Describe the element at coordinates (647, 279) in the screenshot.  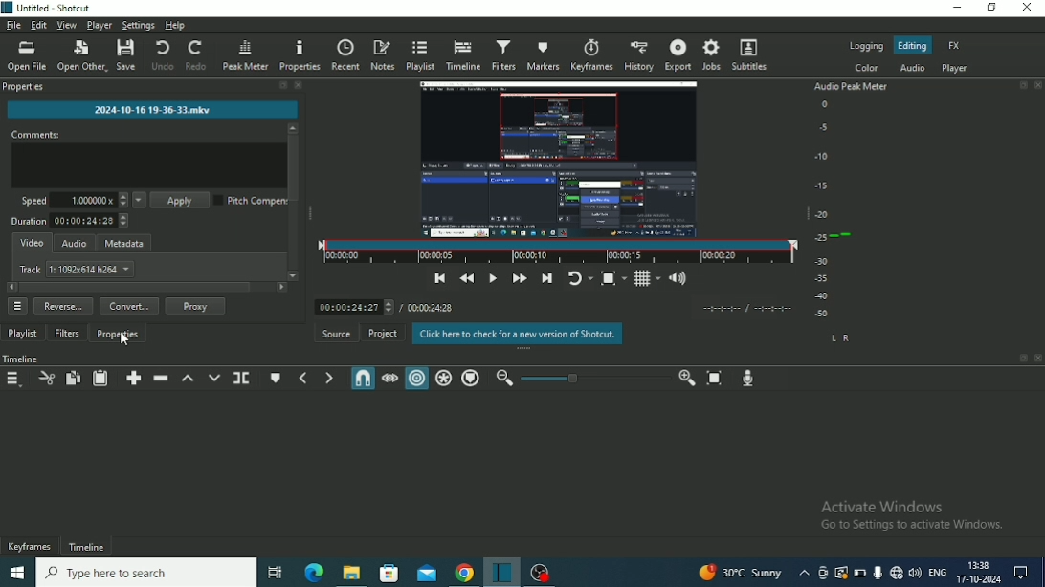
I see `Toggle grid display on the player` at that location.